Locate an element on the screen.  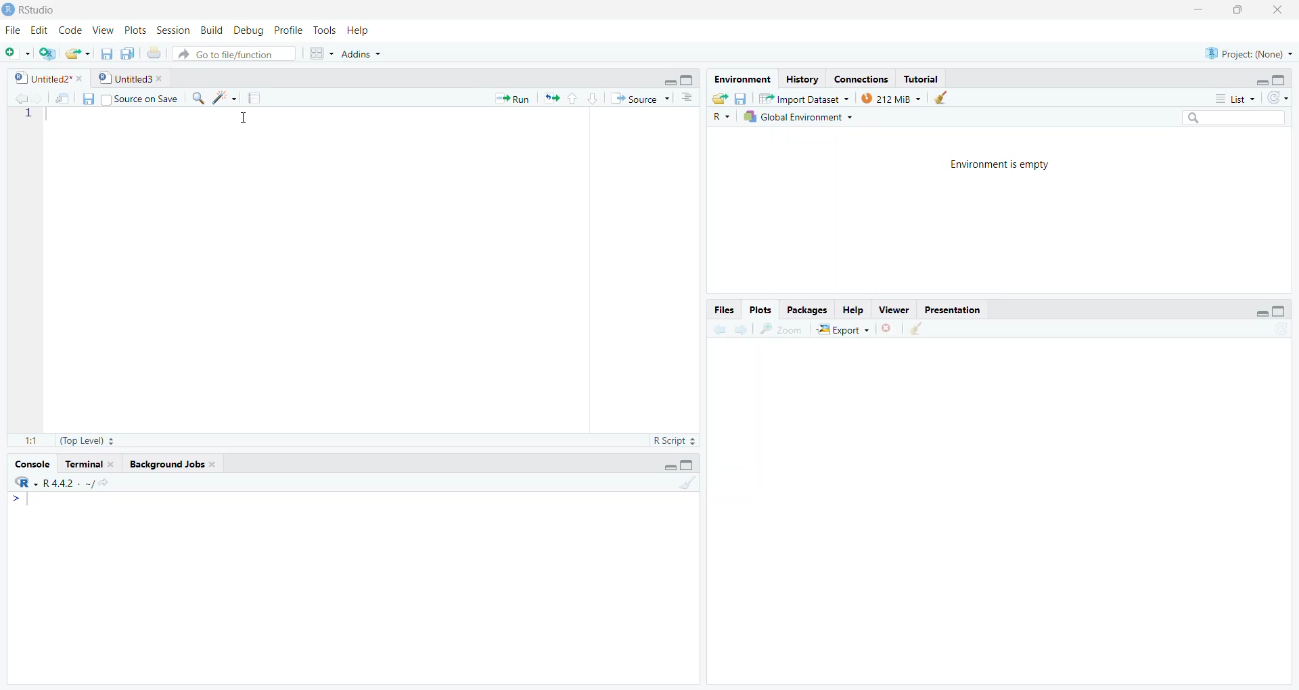
 is located at coordinates (317, 53).